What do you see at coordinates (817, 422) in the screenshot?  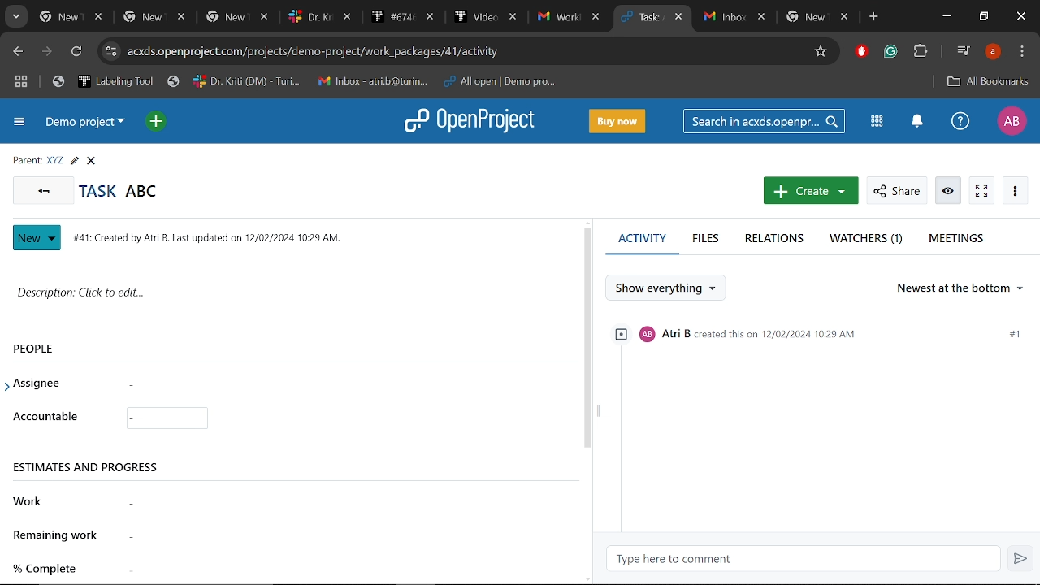 I see `Activity` at bounding box center [817, 422].